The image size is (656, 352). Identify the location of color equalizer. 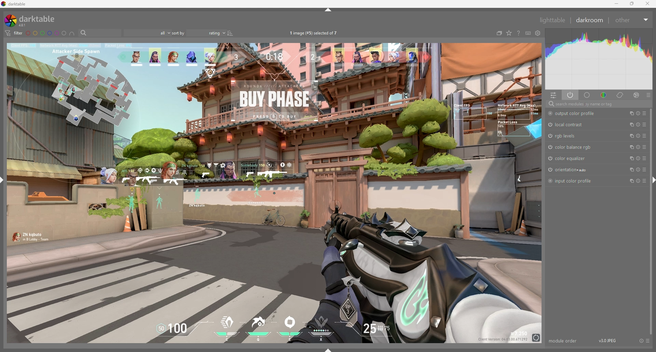
(568, 158).